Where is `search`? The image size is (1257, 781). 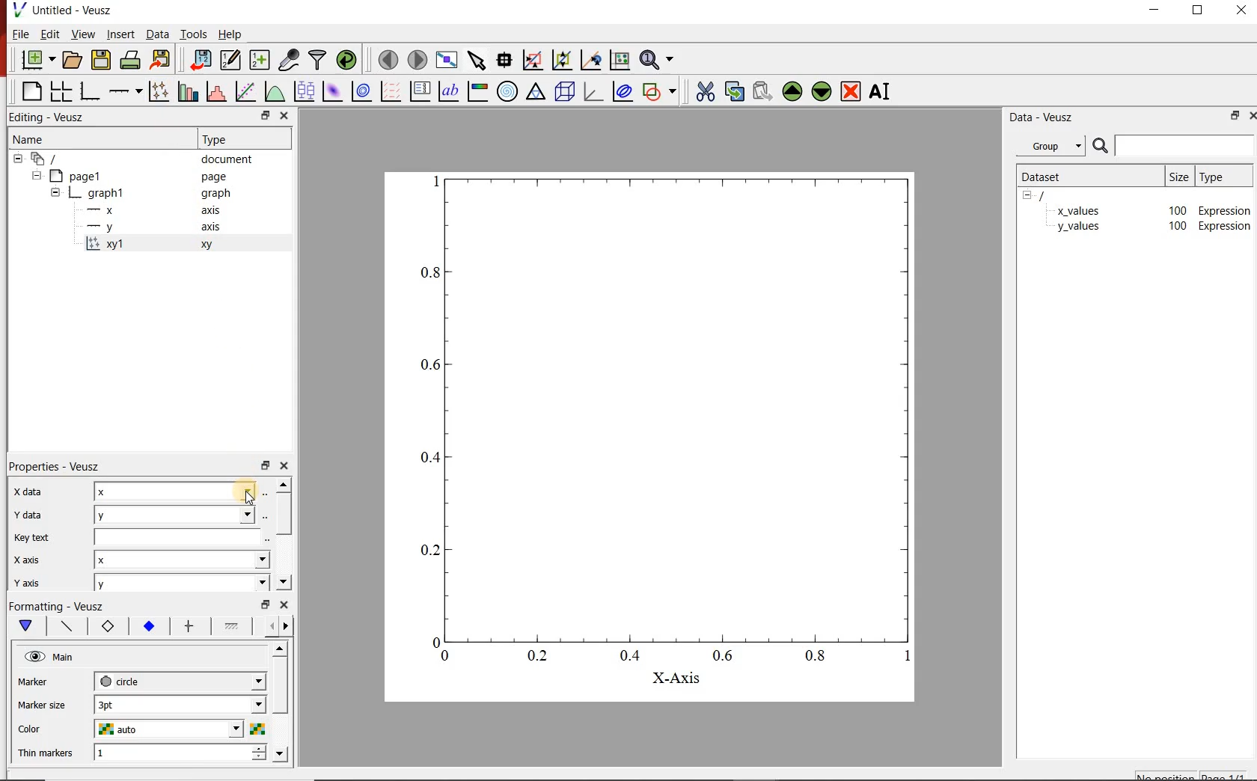 search is located at coordinates (1098, 146).